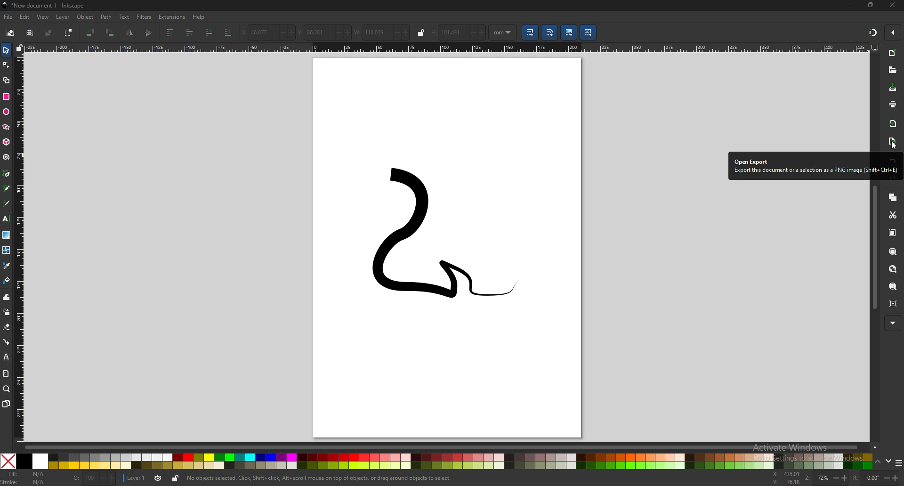 This screenshot has height=486, width=904. Describe the element at coordinates (324, 32) in the screenshot. I see `y coordinates` at that location.